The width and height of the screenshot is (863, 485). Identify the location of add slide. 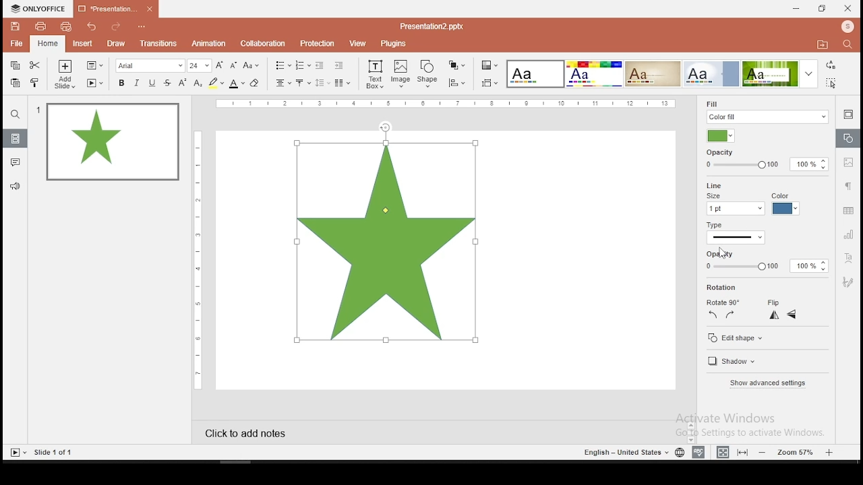
(65, 74).